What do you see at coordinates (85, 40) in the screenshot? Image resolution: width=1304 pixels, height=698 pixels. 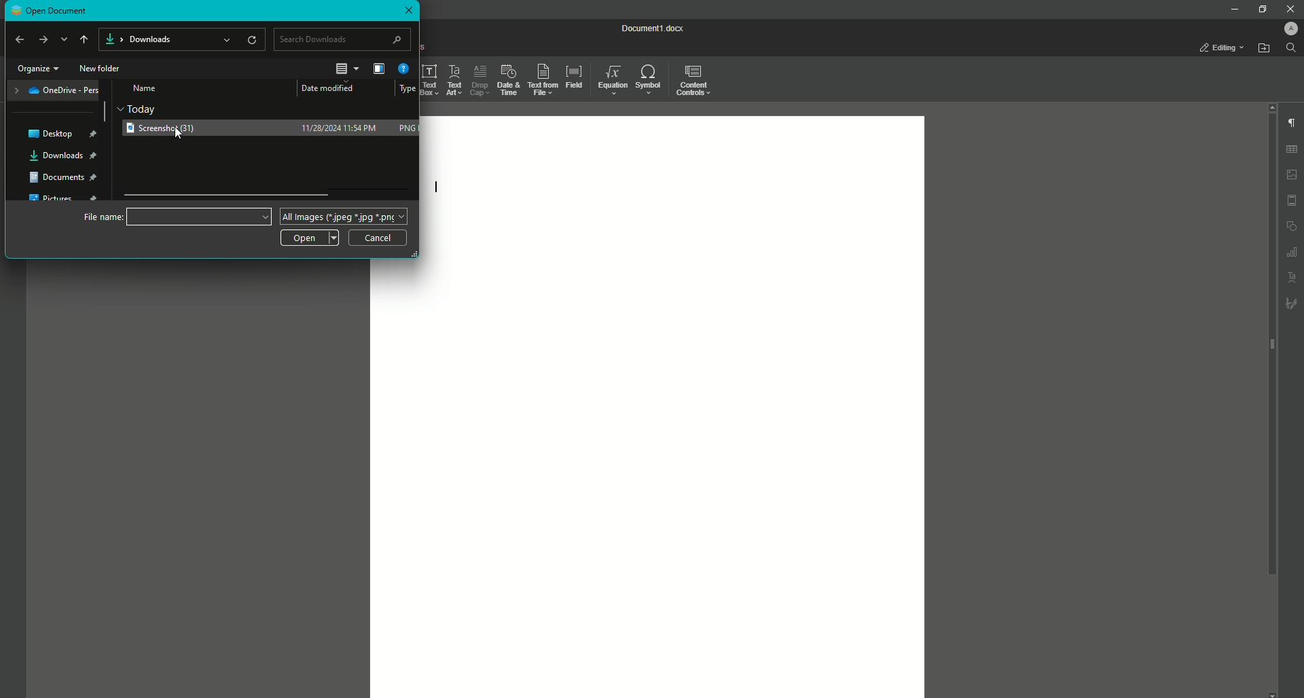 I see `Move up` at bounding box center [85, 40].